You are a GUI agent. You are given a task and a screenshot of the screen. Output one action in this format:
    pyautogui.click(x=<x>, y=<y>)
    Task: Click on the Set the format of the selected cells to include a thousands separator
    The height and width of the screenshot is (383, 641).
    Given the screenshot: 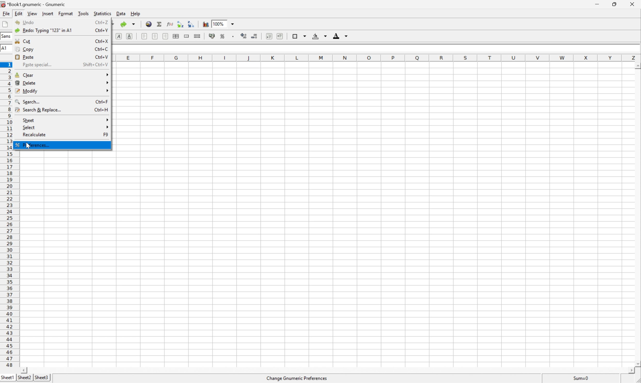 What is the action you would take?
    pyautogui.click(x=232, y=37)
    